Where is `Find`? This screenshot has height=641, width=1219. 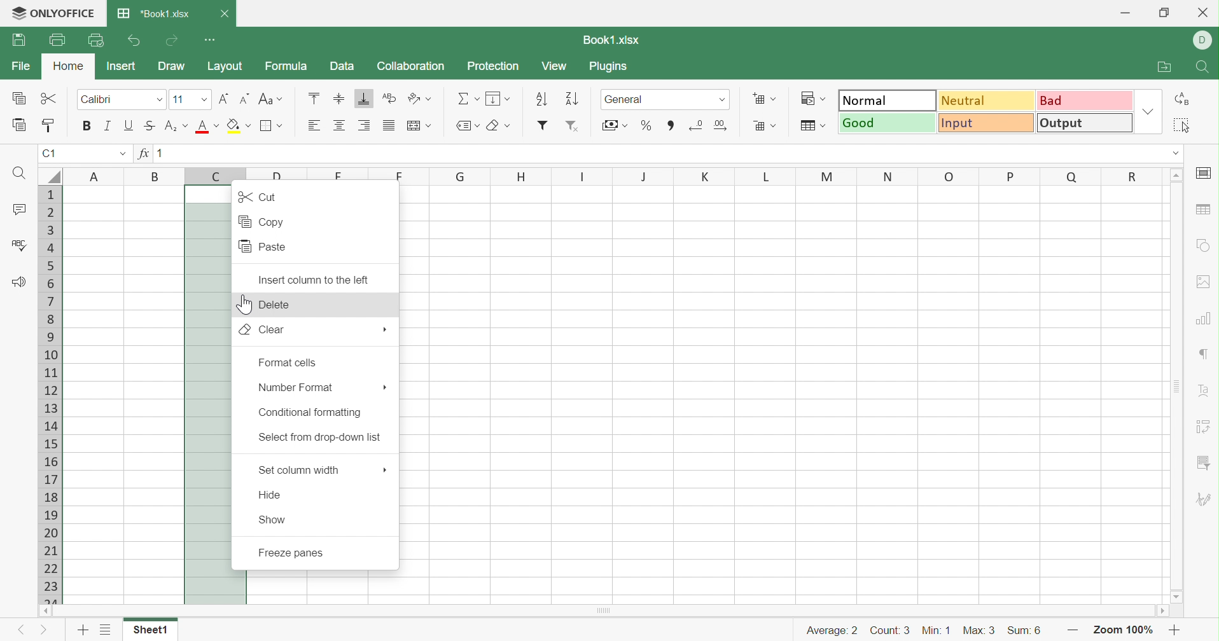
Find is located at coordinates (1203, 65).